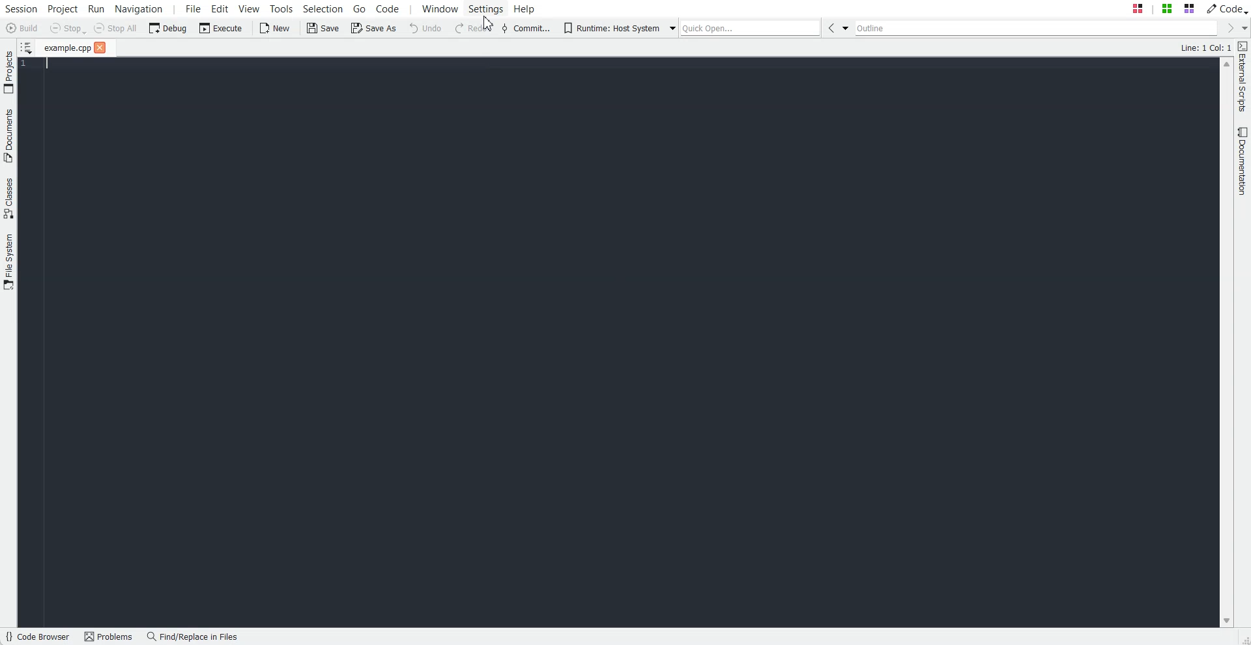  I want to click on Save As, so click(372, 27).